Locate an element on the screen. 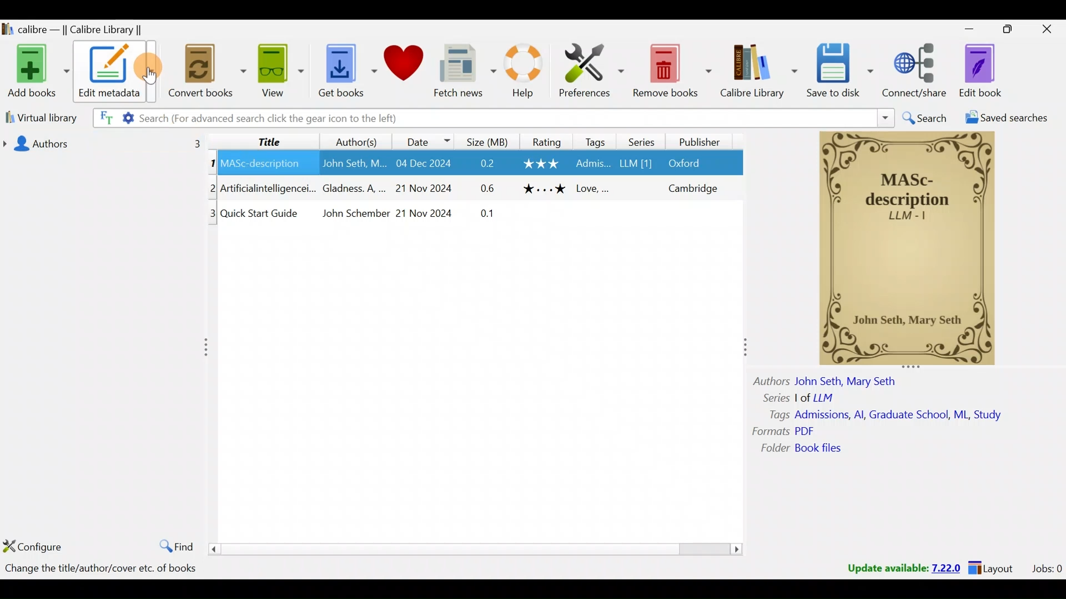   is located at coordinates (848, 383).